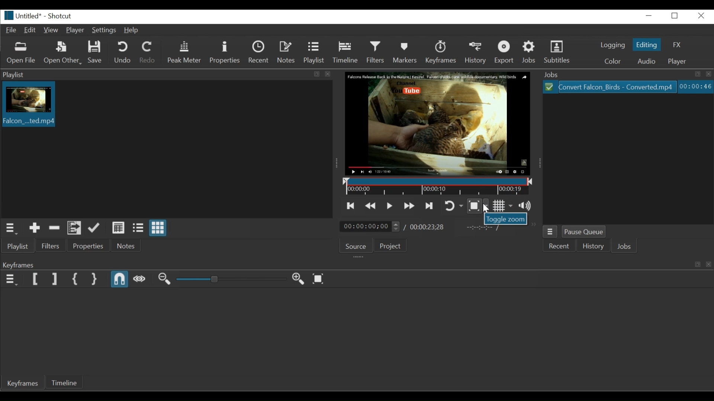 The image size is (714, 401). What do you see at coordinates (104, 30) in the screenshot?
I see `Settings` at bounding box center [104, 30].